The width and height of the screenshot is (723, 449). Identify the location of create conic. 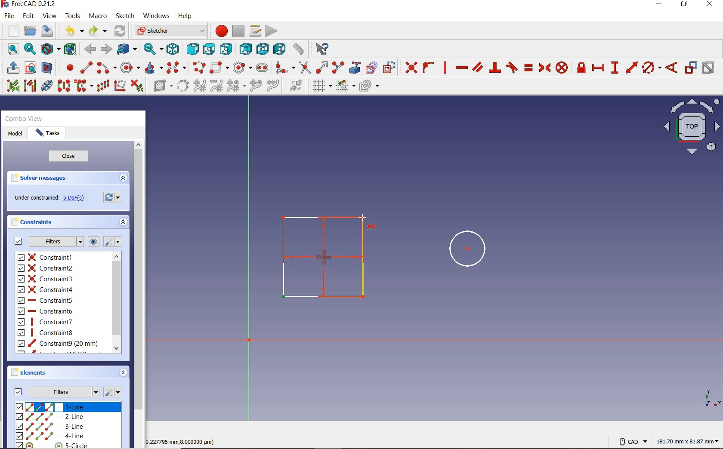
(154, 68).